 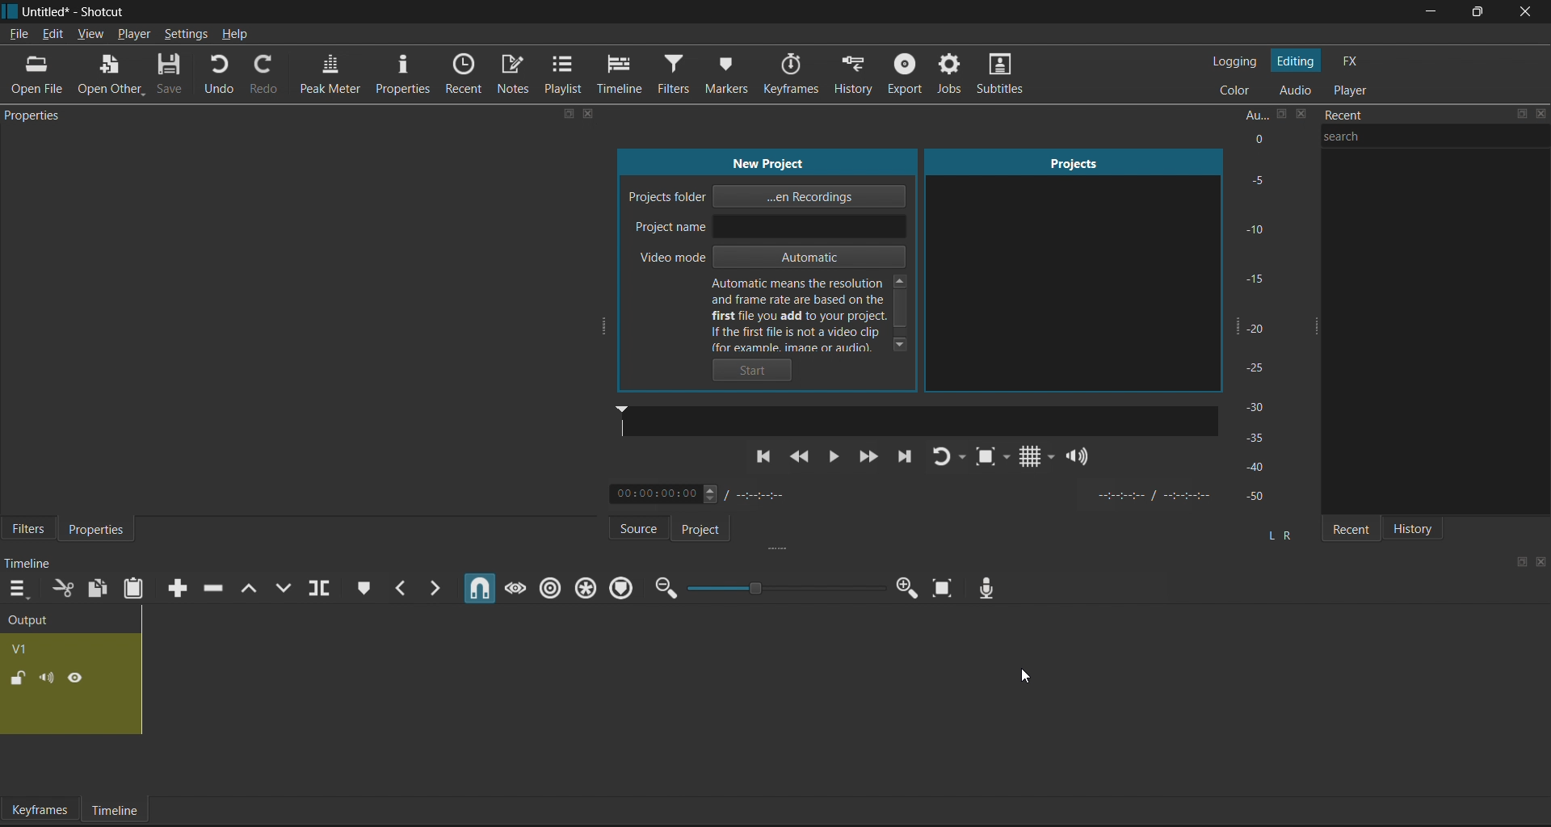 What do you see at coordinates (227, 76) in the screenshot?
I see `Undo` at bounding box center [227, 76].